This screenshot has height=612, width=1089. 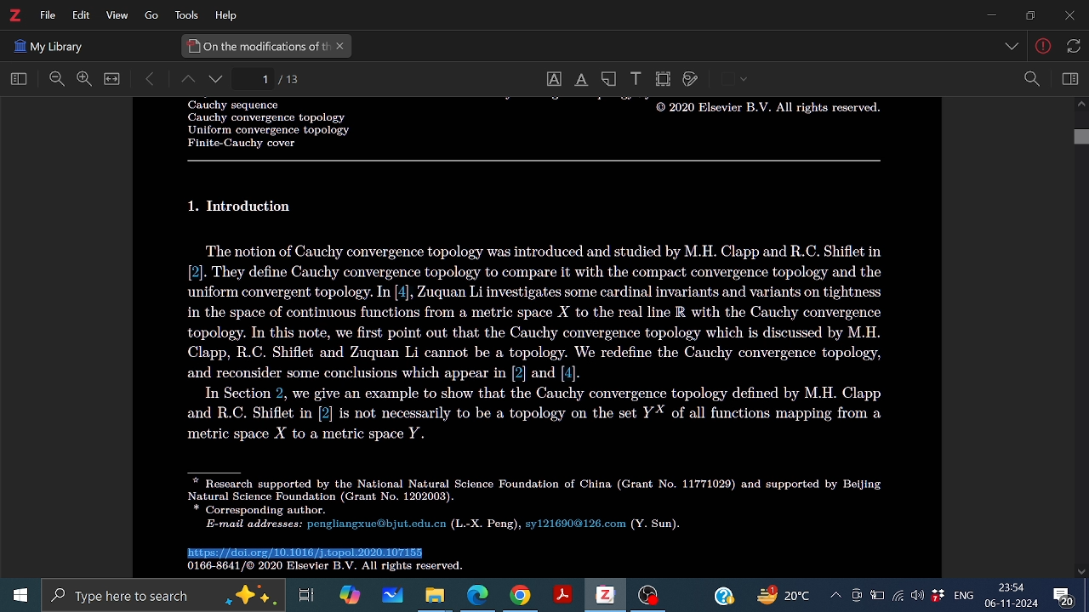 What do you see at coordinates (787, 596) in the screenshot?
I see `Weather` at bounding box center [787, 596].